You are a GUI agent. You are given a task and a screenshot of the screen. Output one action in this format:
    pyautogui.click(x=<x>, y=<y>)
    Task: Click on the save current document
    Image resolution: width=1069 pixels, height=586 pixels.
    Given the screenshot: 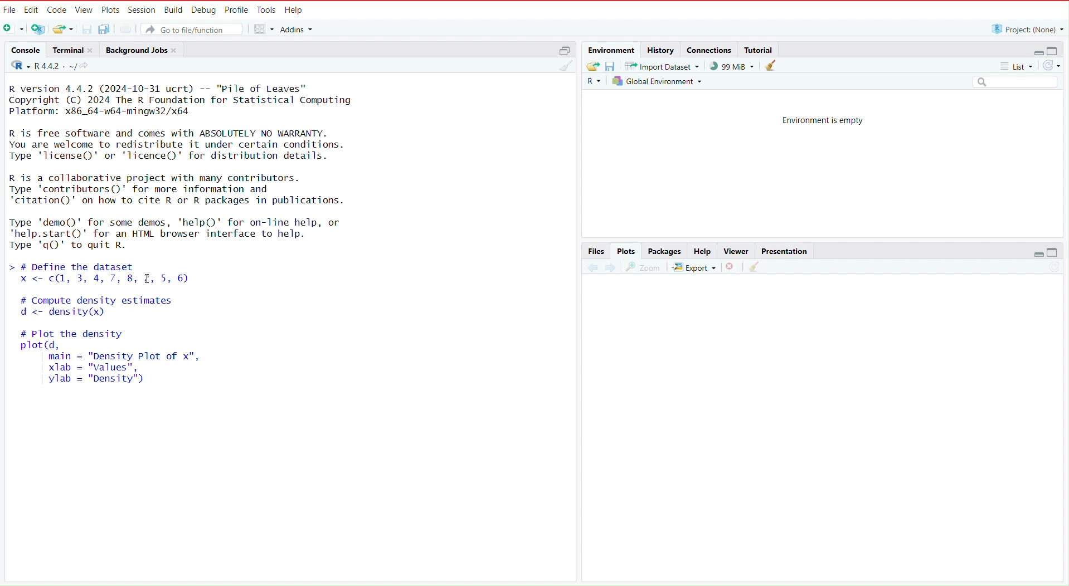 What is the action you would take?
    pyautogui.click(x=88, y=29)
    